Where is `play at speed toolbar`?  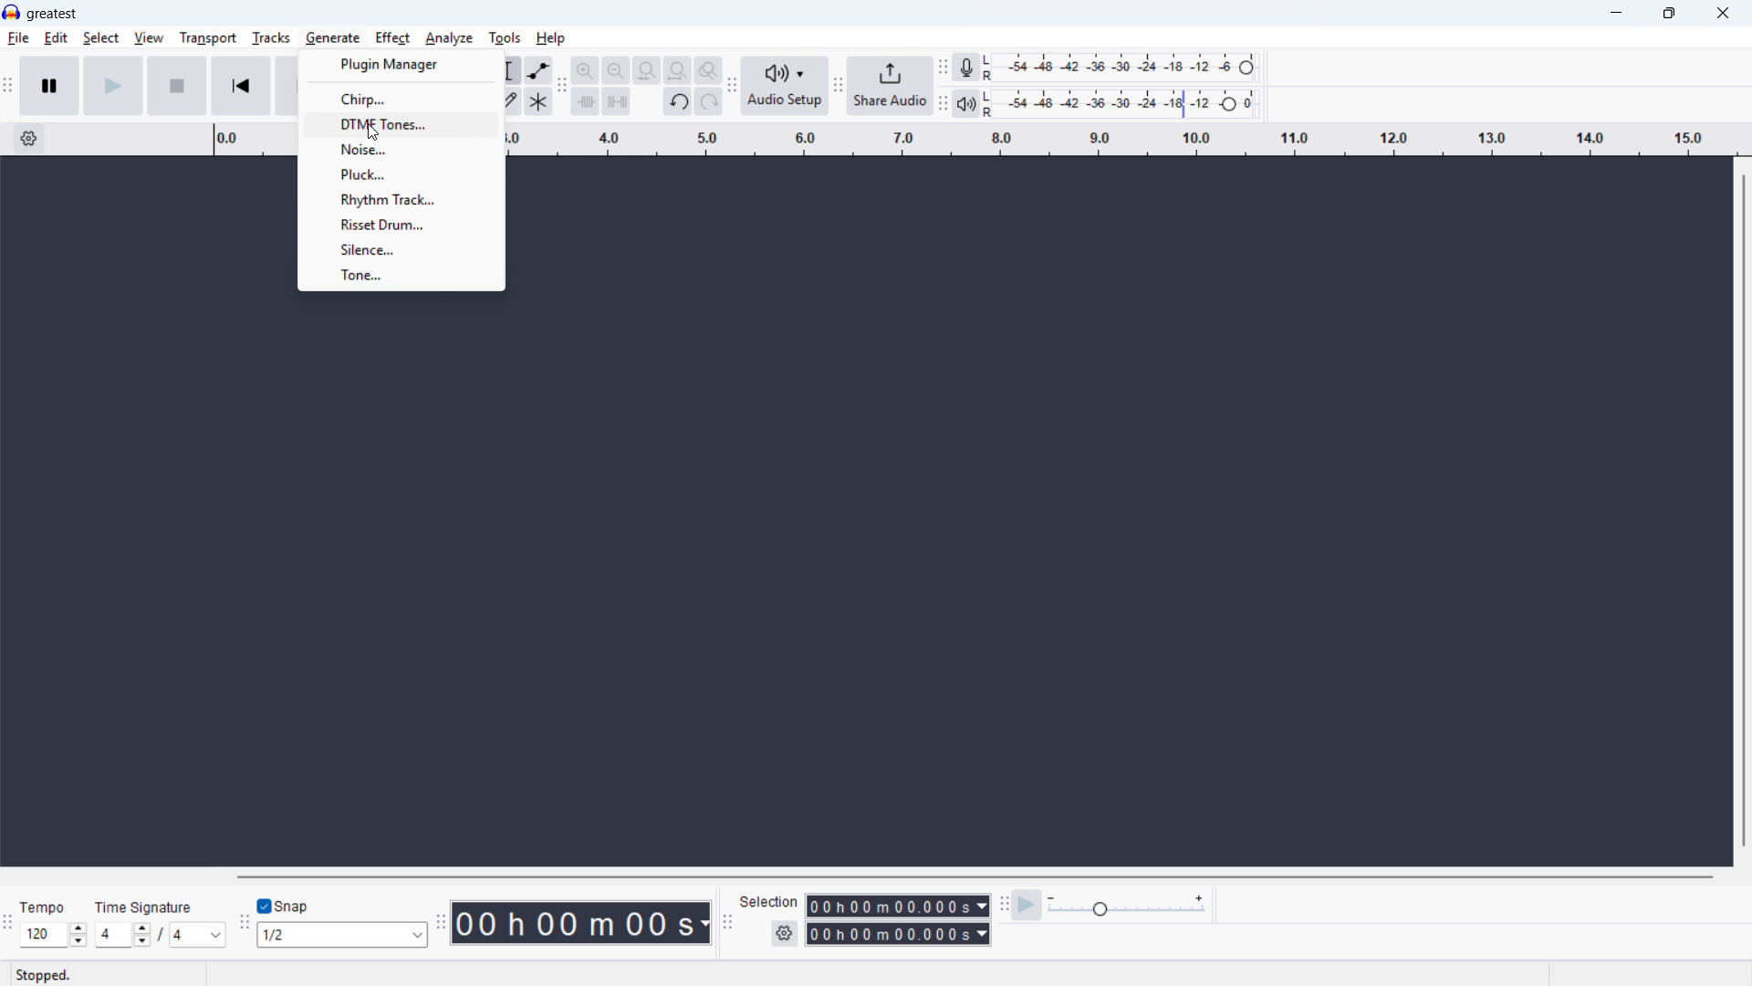
play at speed toolbar is located at coordinates (1005, 906).